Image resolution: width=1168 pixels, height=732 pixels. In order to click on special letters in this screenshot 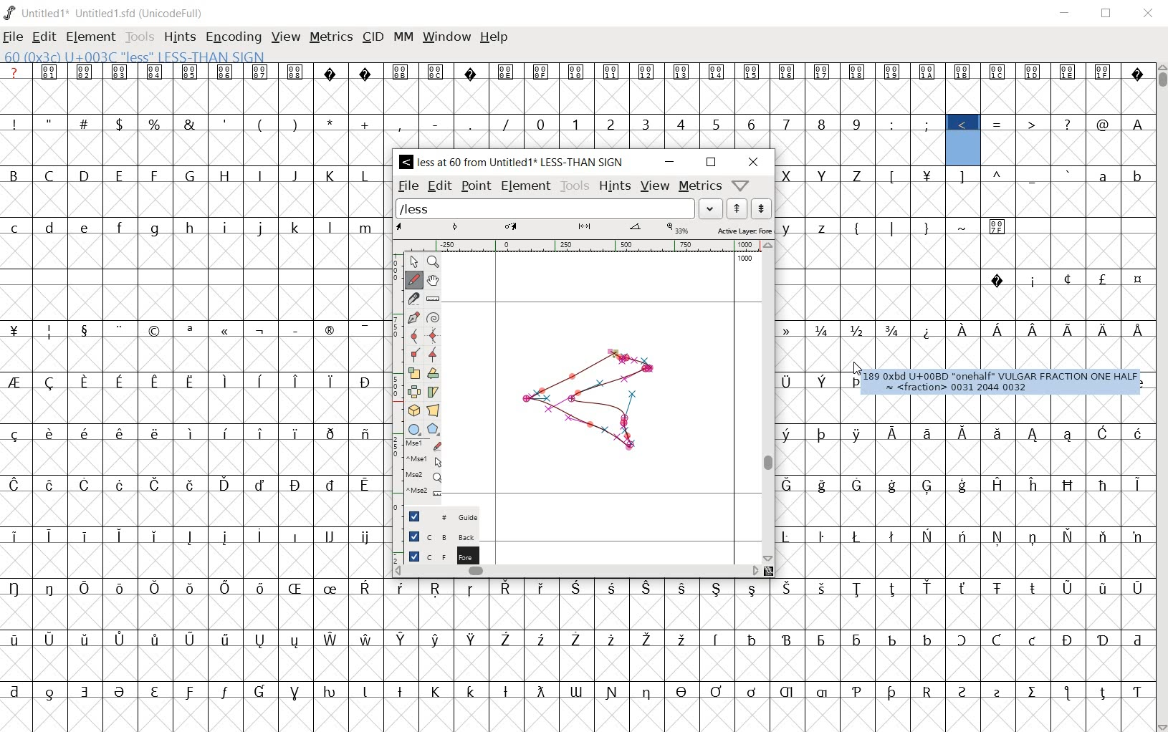, I will do `click(193, 432)`.